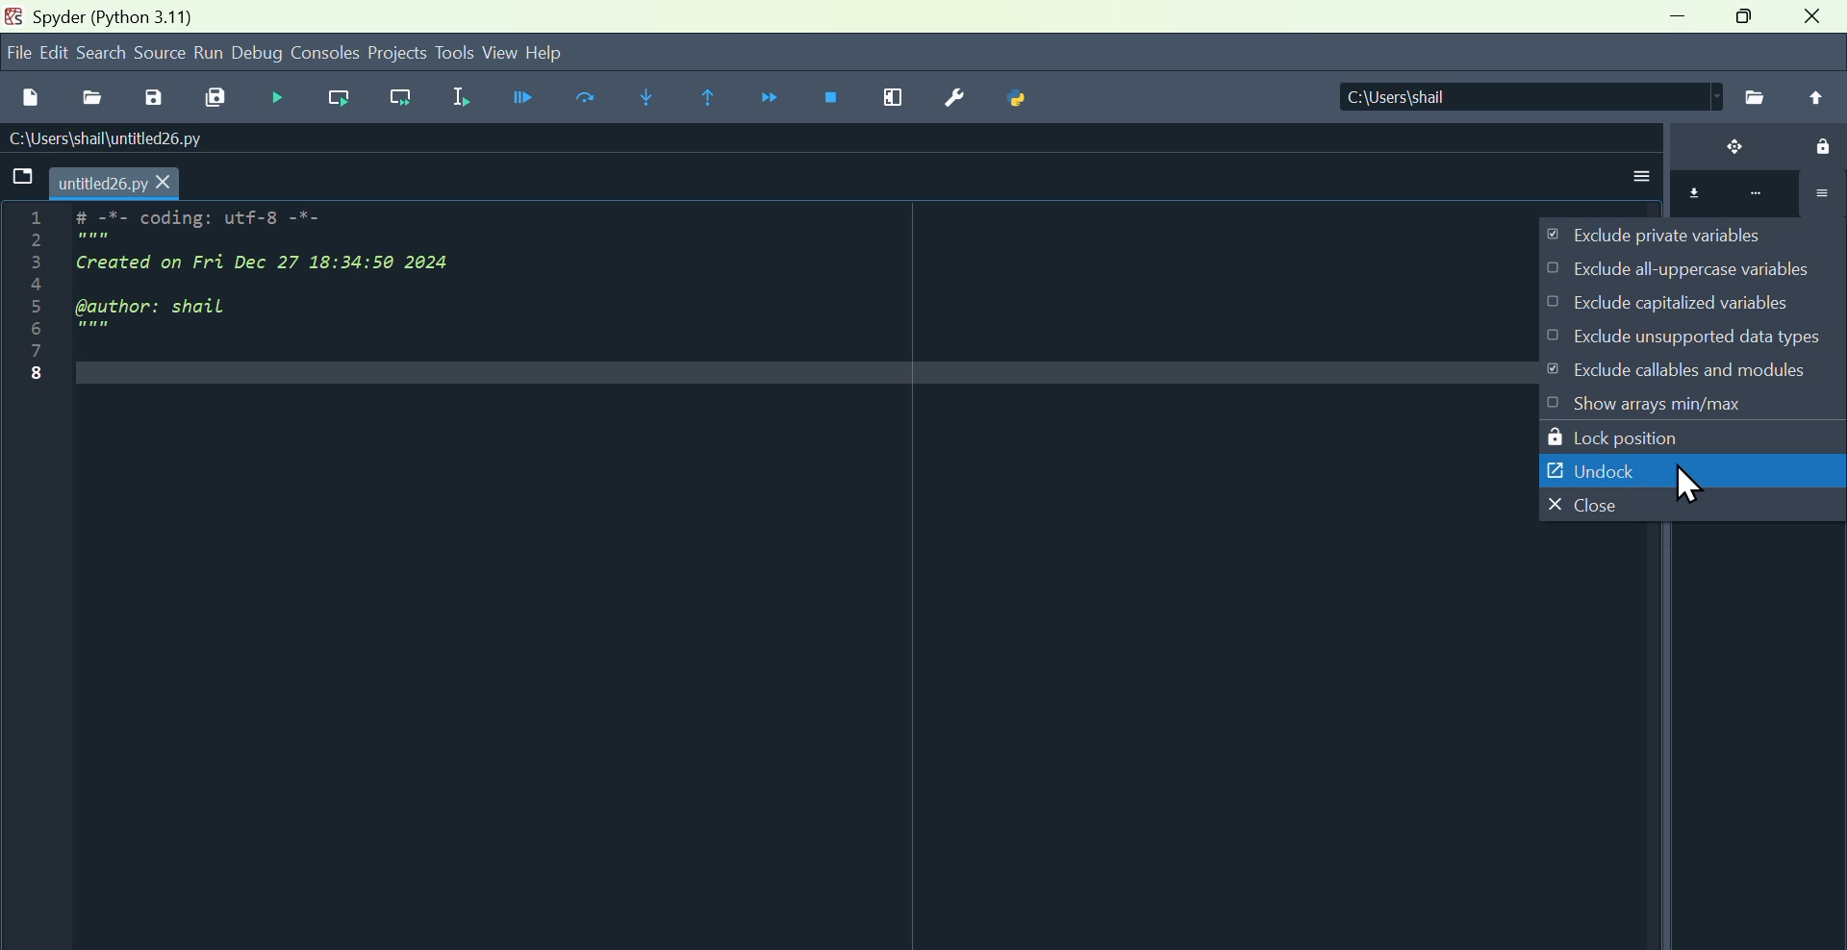 Image resolution: width=1847 pixels, height=950 pixels. I want to click on Consoles, so click(327, 51).